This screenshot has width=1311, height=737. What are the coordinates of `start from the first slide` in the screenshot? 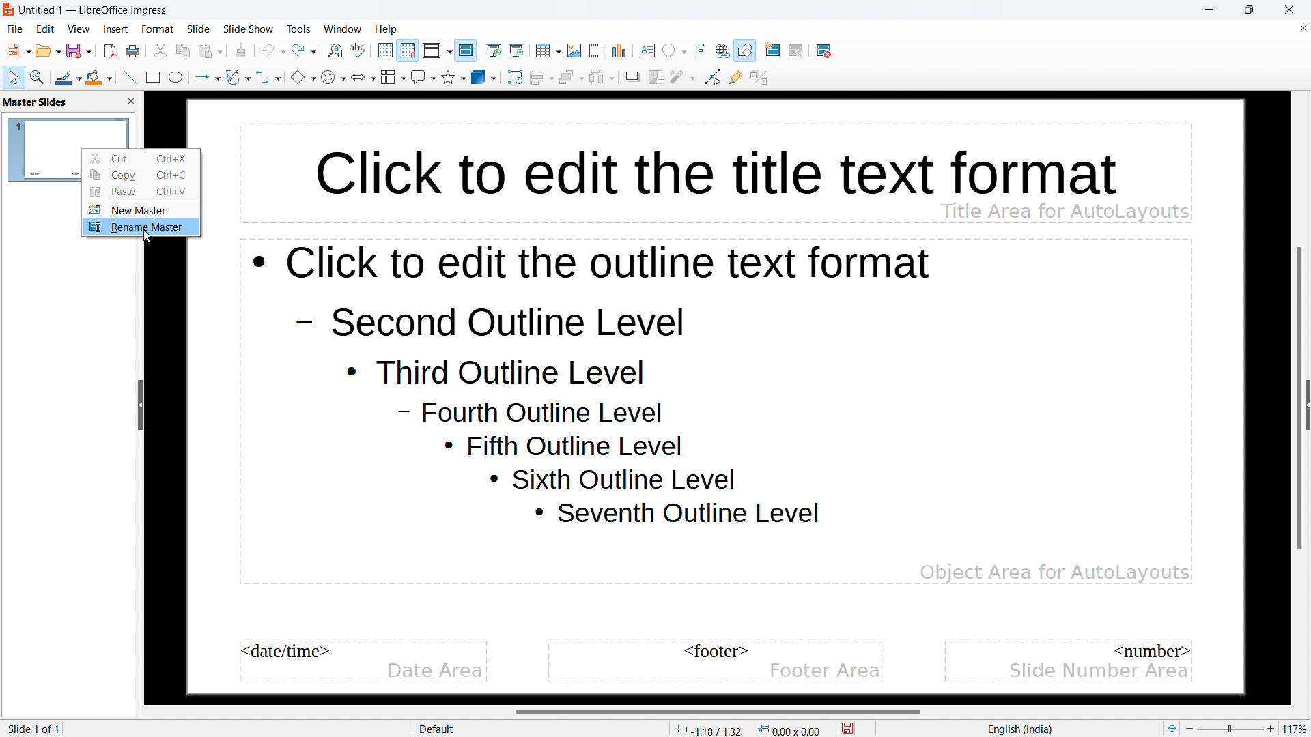 It's located at (494, 51).